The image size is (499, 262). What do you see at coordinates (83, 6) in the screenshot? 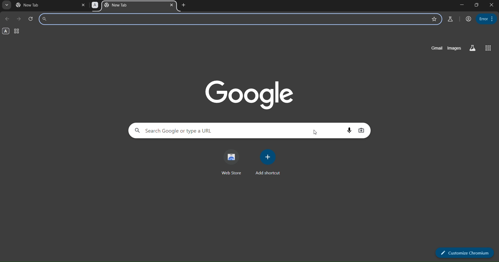
I see `close tab` at bounding box center [83, 6].